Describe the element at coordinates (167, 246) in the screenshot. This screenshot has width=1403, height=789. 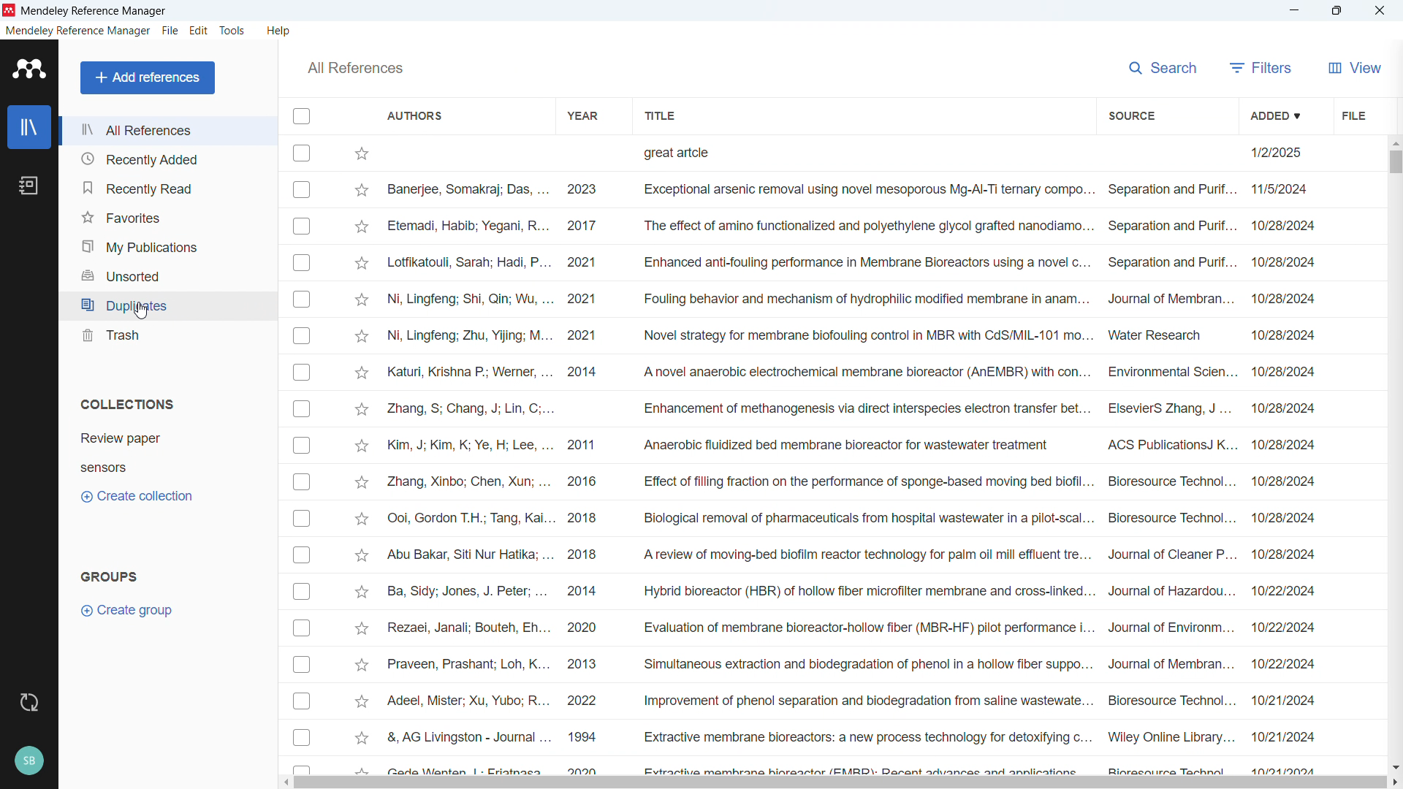
I see `My publications ` at that location.